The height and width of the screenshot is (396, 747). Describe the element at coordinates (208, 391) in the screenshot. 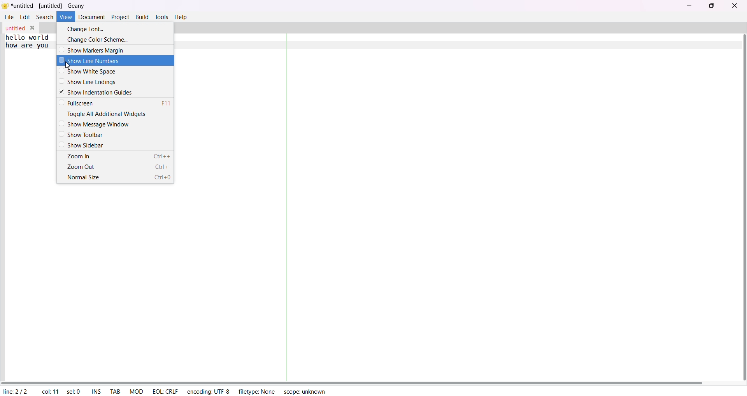

I see `encoding` at that location.